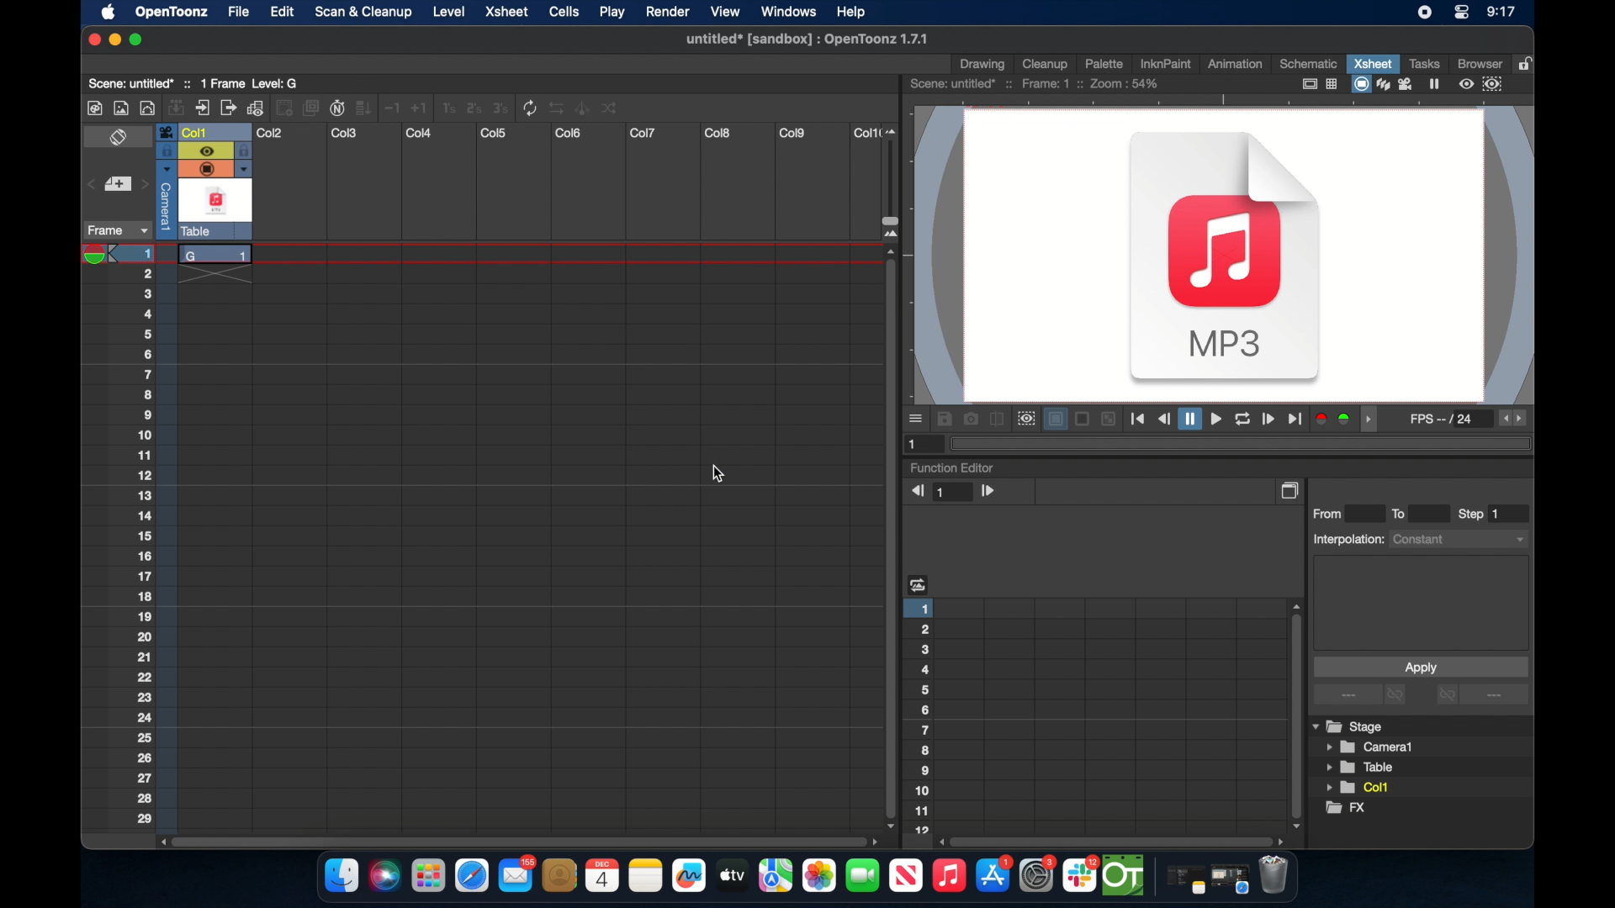 This screenshot has width=1615, height=908. Describe the element at coordinates (731, 875) in the screenshot. I see `apple tv` at that location.